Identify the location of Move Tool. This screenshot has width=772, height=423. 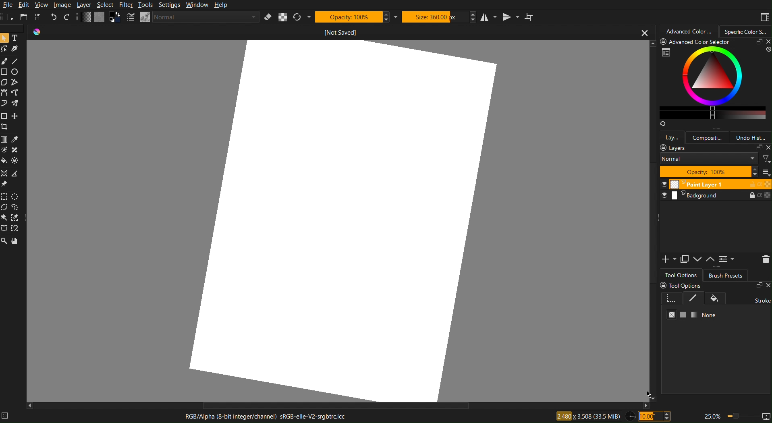
(15, 116).